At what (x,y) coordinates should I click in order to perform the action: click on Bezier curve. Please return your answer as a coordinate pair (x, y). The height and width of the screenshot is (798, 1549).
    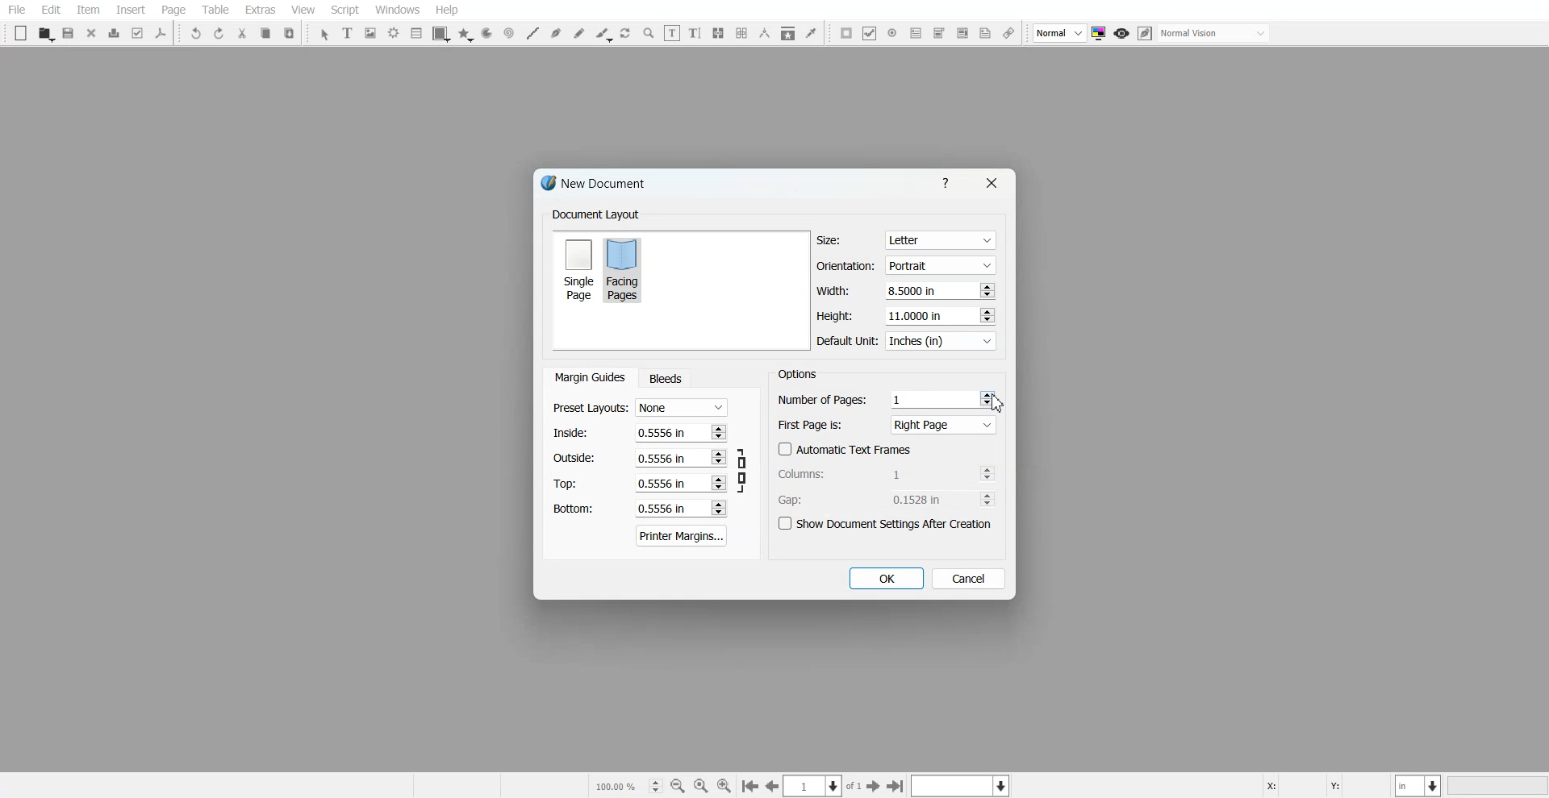
    Looking at the image, I should click on (556, 33).